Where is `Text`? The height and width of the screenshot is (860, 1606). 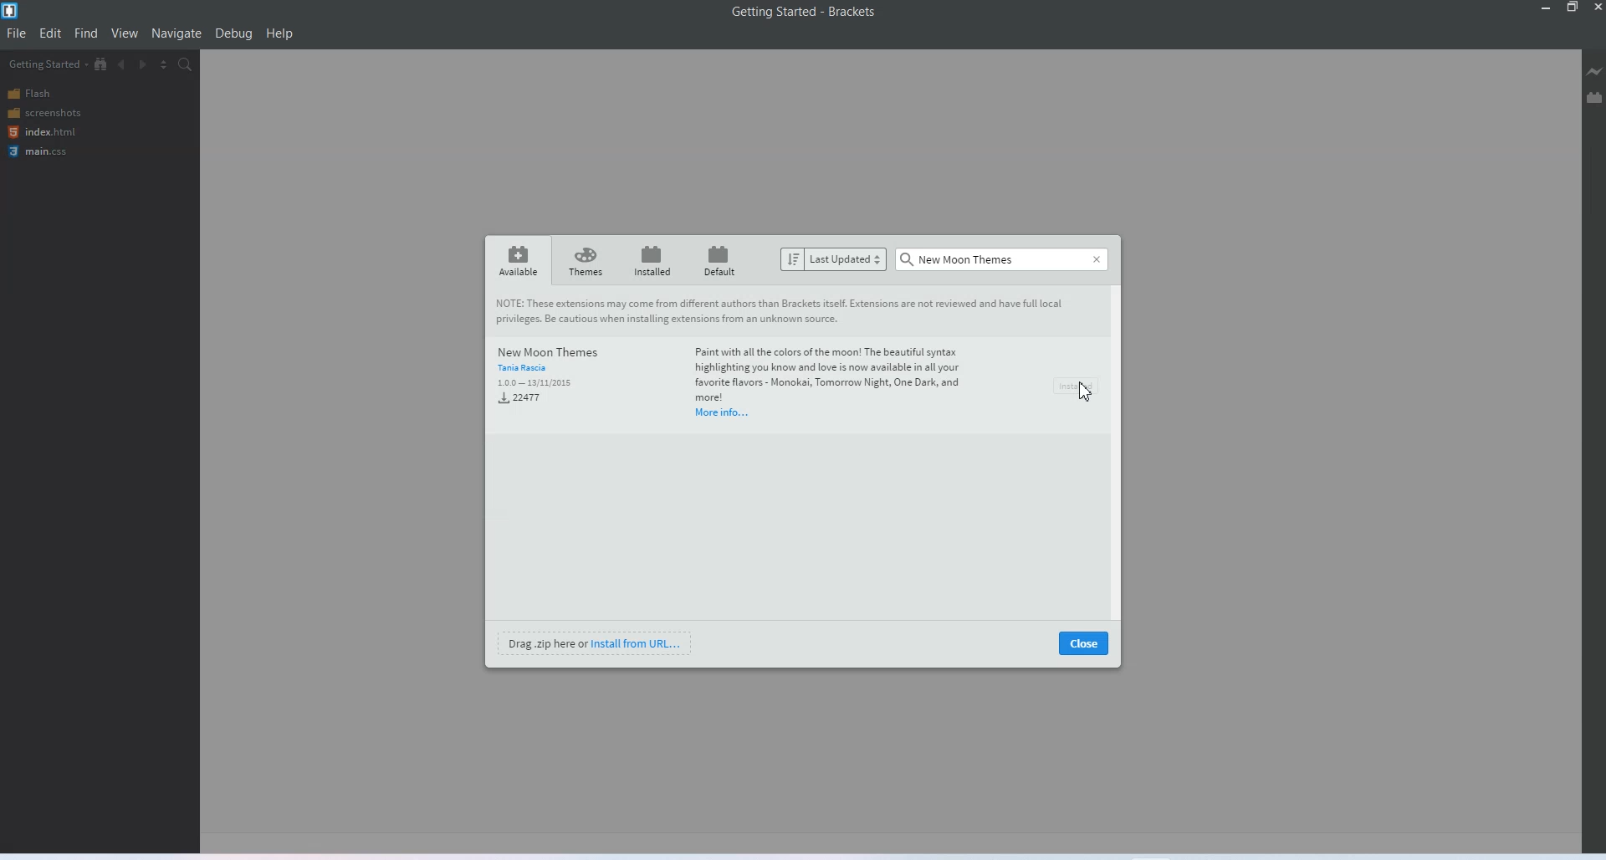
Text is located at coordinates (959, 257).